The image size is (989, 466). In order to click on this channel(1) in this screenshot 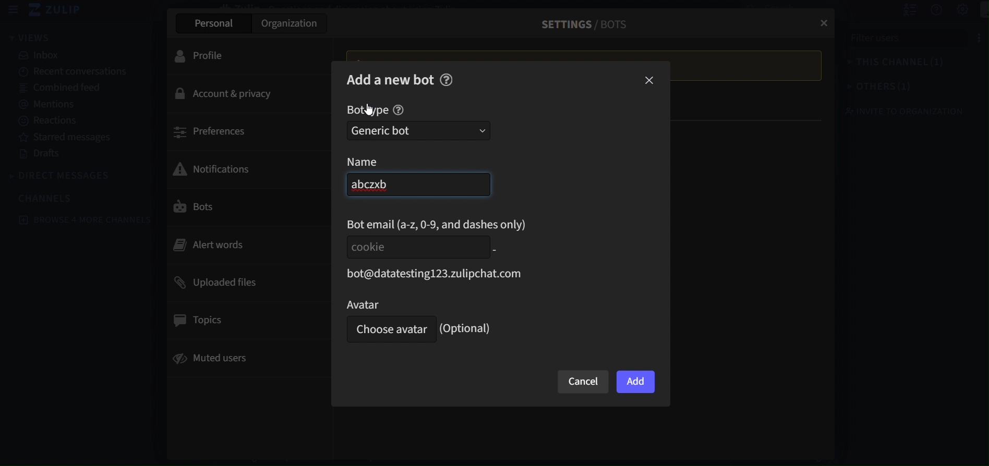, I will do `click(885, 64)`.